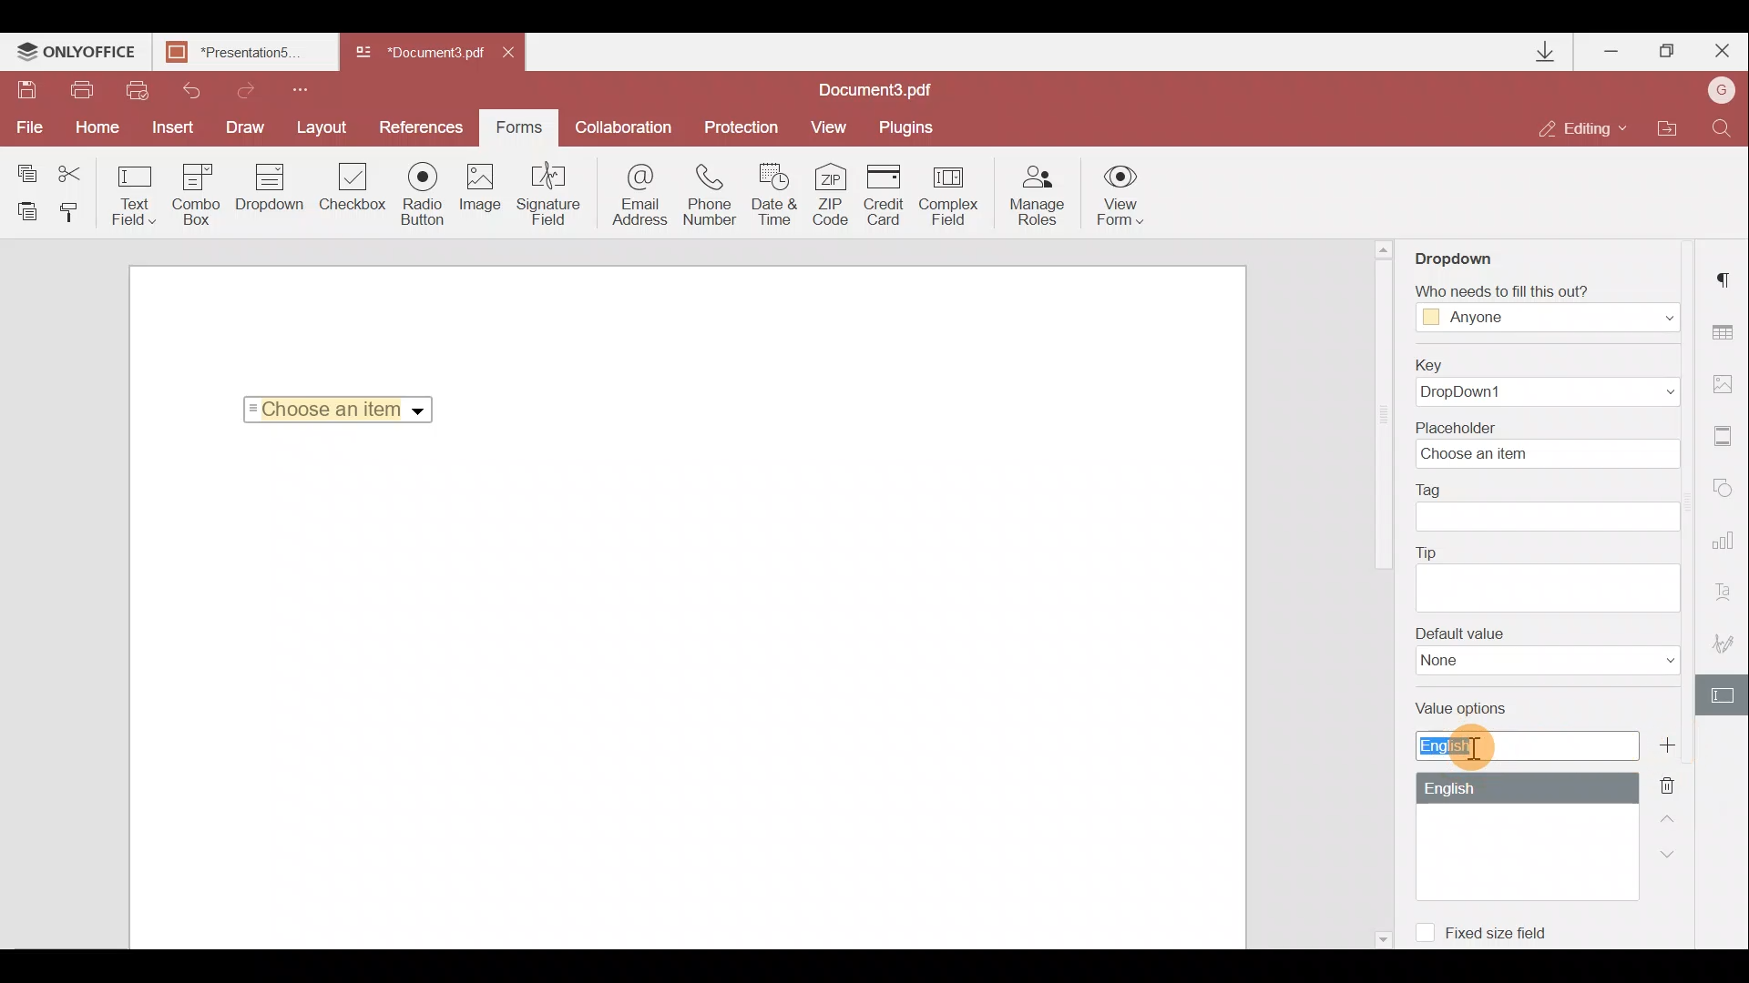  Describe the element at coordinates (1727, 380) in the screenshot. I see `Image settings` at that location.